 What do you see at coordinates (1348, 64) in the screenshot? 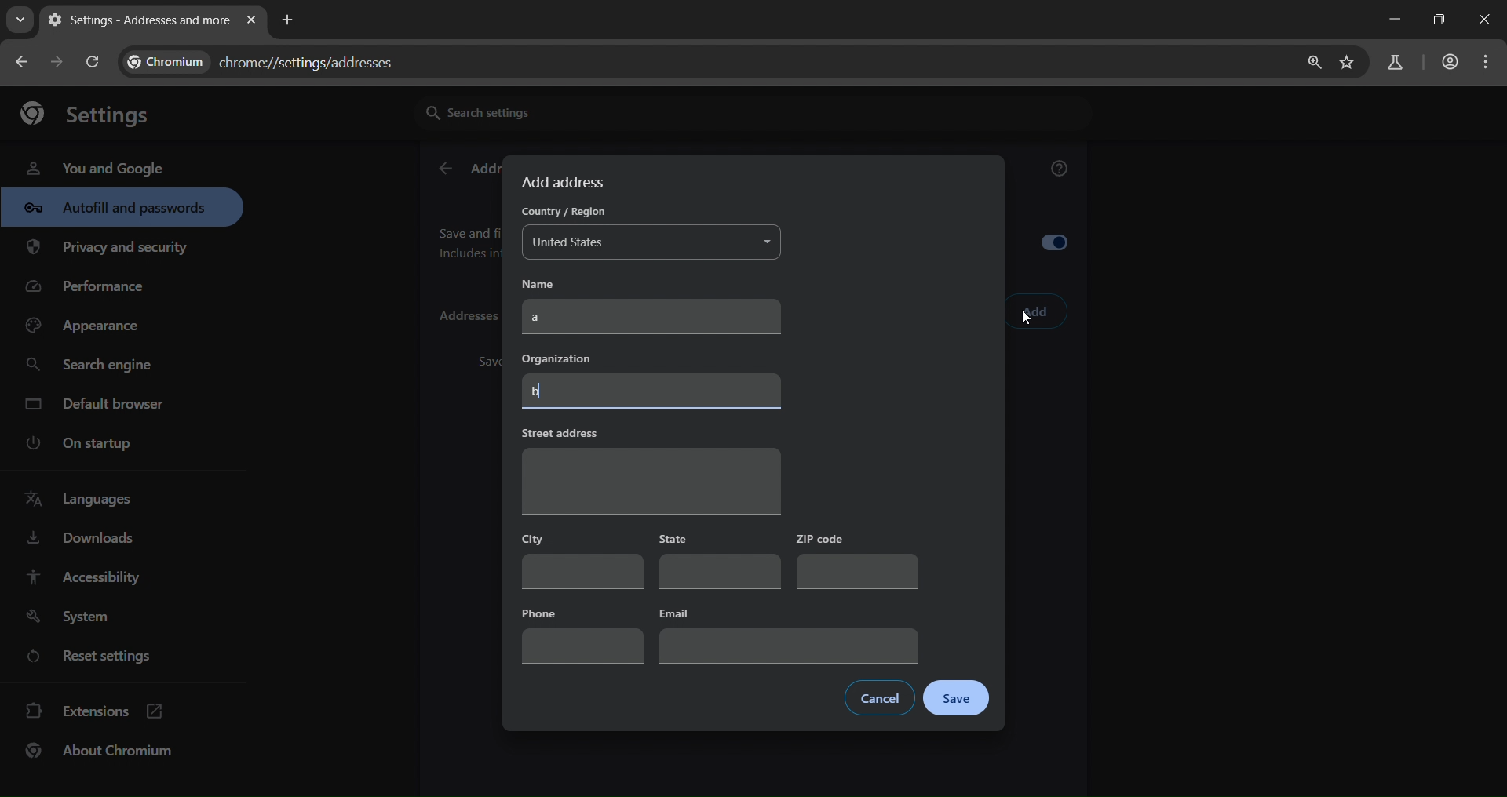
I see `bookmark page` at bounding box center [1348, 64].